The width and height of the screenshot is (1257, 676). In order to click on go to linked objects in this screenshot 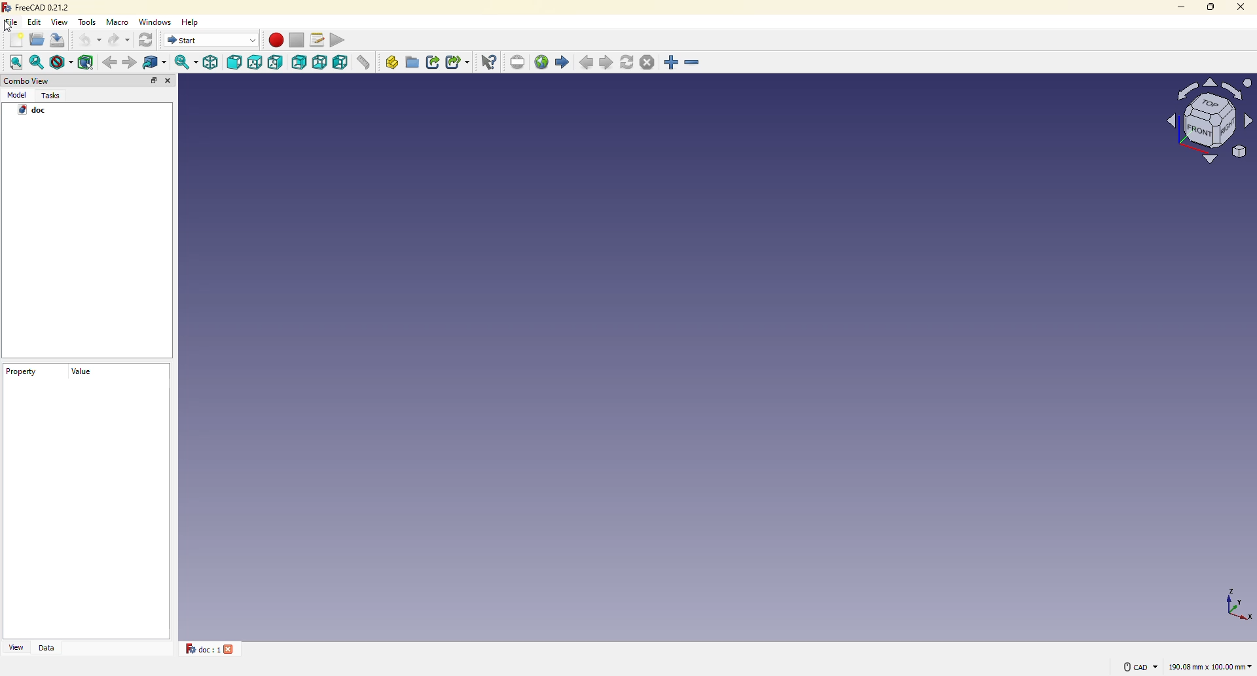, I will do `click(158, 63)`.